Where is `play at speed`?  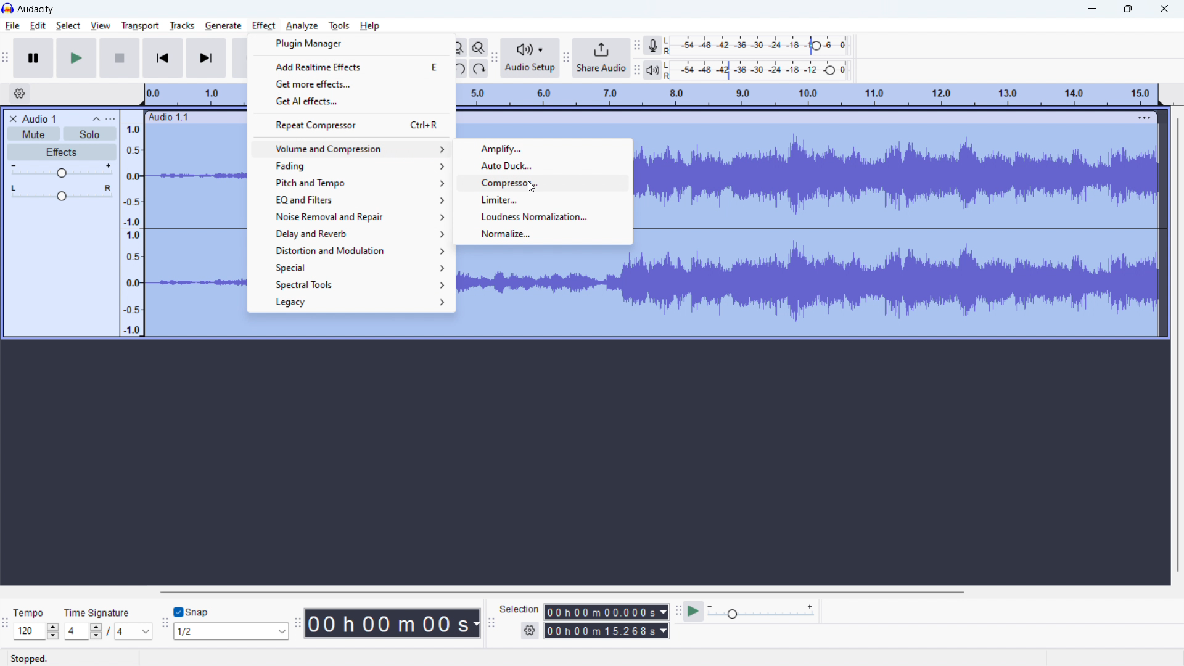 play at speed is located at coordinates (694, 612).